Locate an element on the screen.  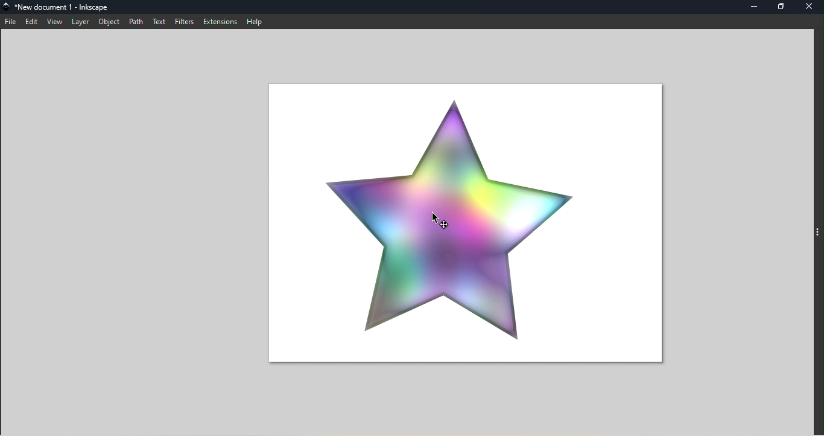
File name is located at coordinates (58, 7).